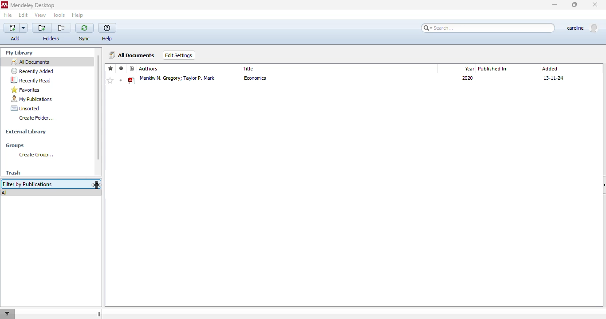 Image resolution: width=606 pixels, height=319 pixels. What do you see at coordinates (84, 28) in the screenshot?
I see `sync` at bounding box center [84, 28].